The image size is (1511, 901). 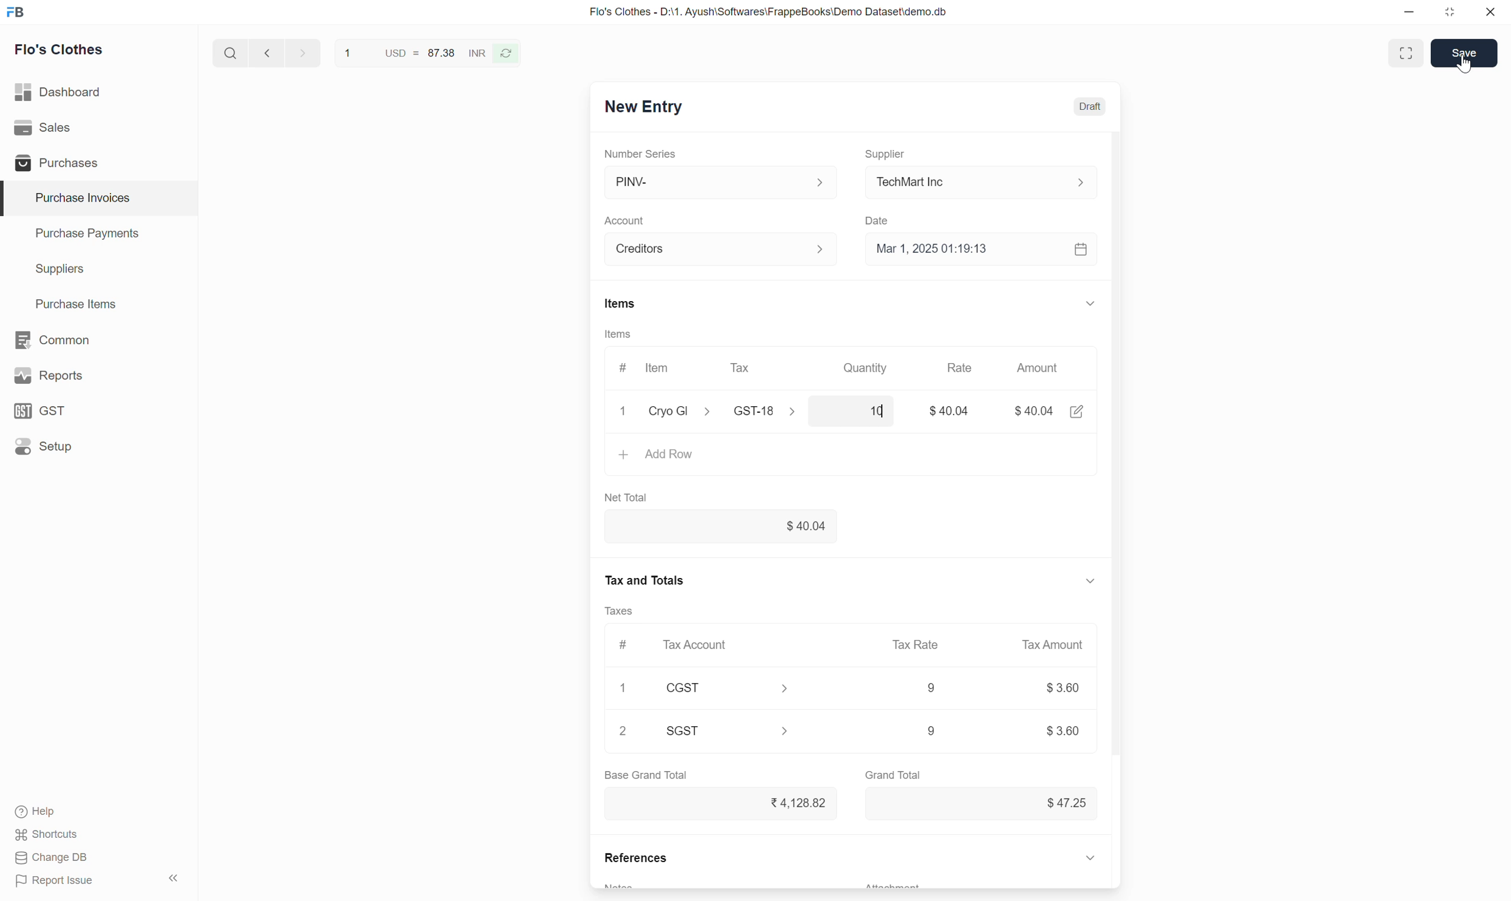 I want to click on 9, so click(x=913, y=732).